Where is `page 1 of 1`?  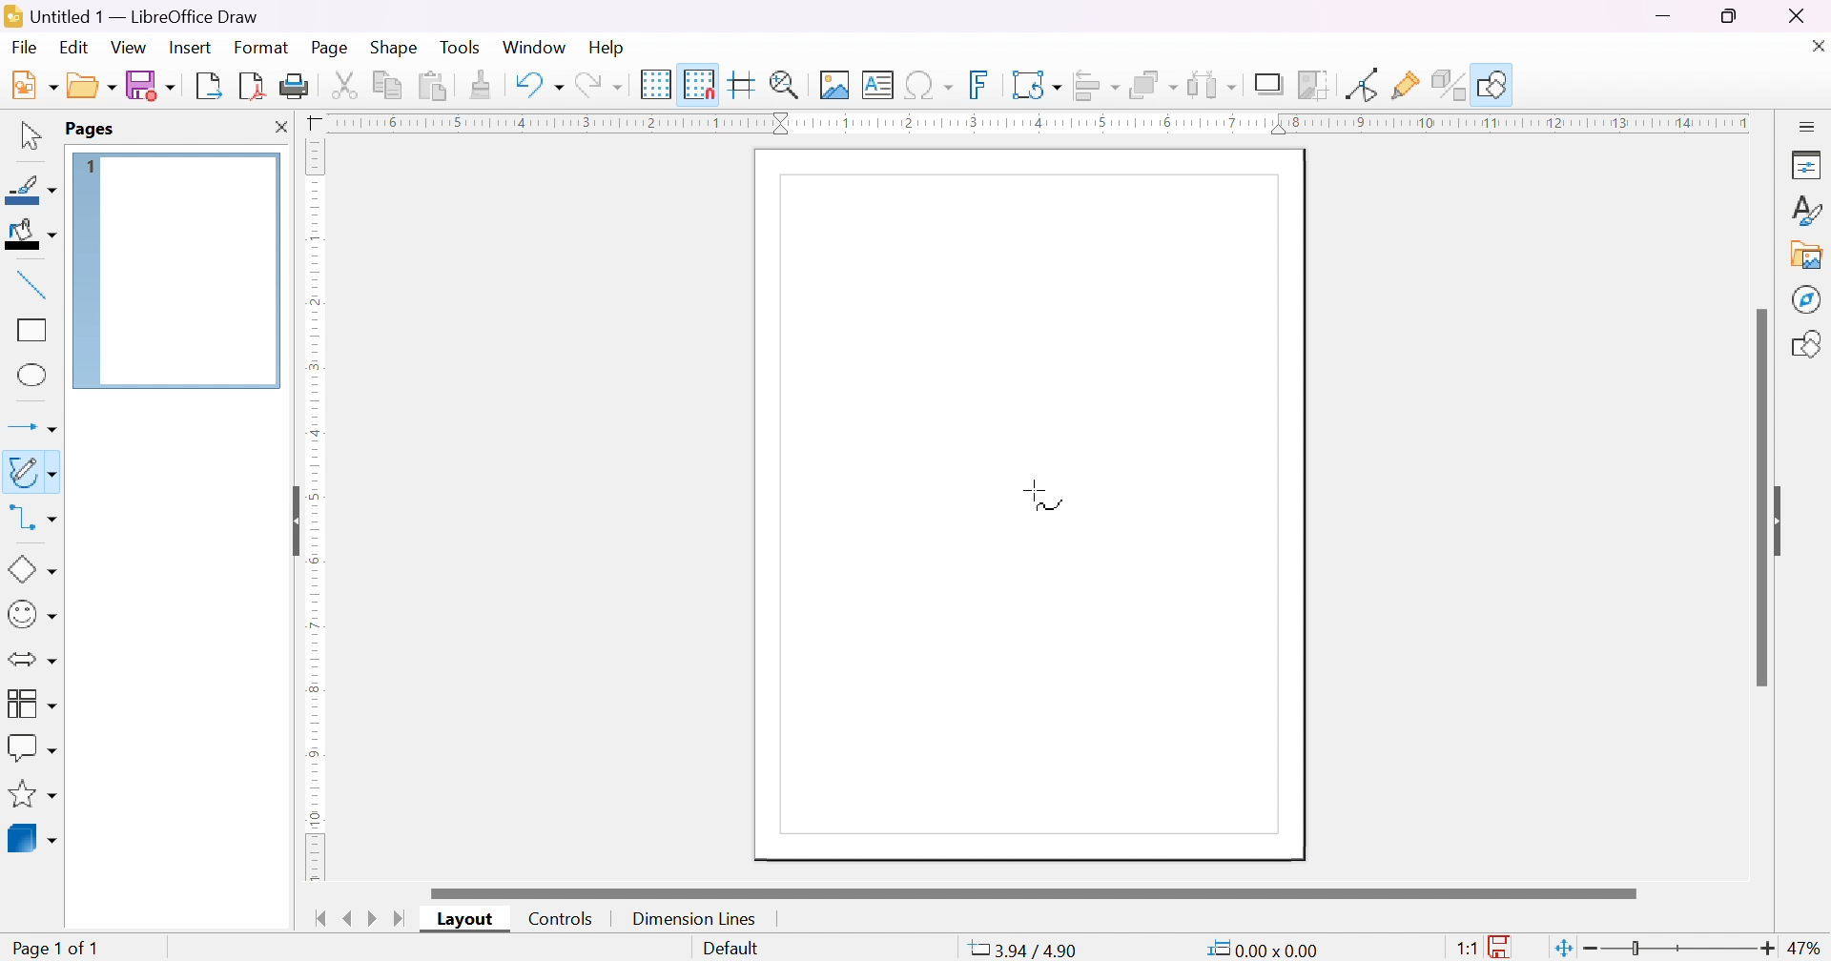
page 1 of 1 is located at coordinates (52, 948).